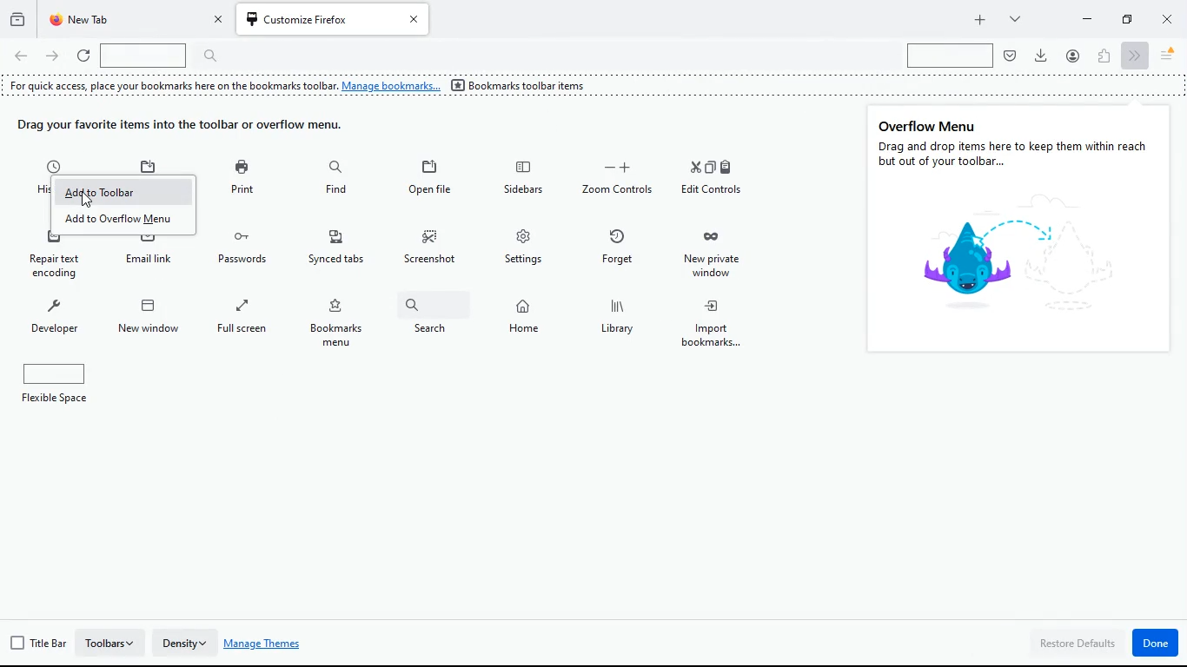 The height and width of the screenshot is (667, 1187). What do you see at coordinates (193, 127) in the screenshot?
I see `drag items` at bounding box center [193, 127].